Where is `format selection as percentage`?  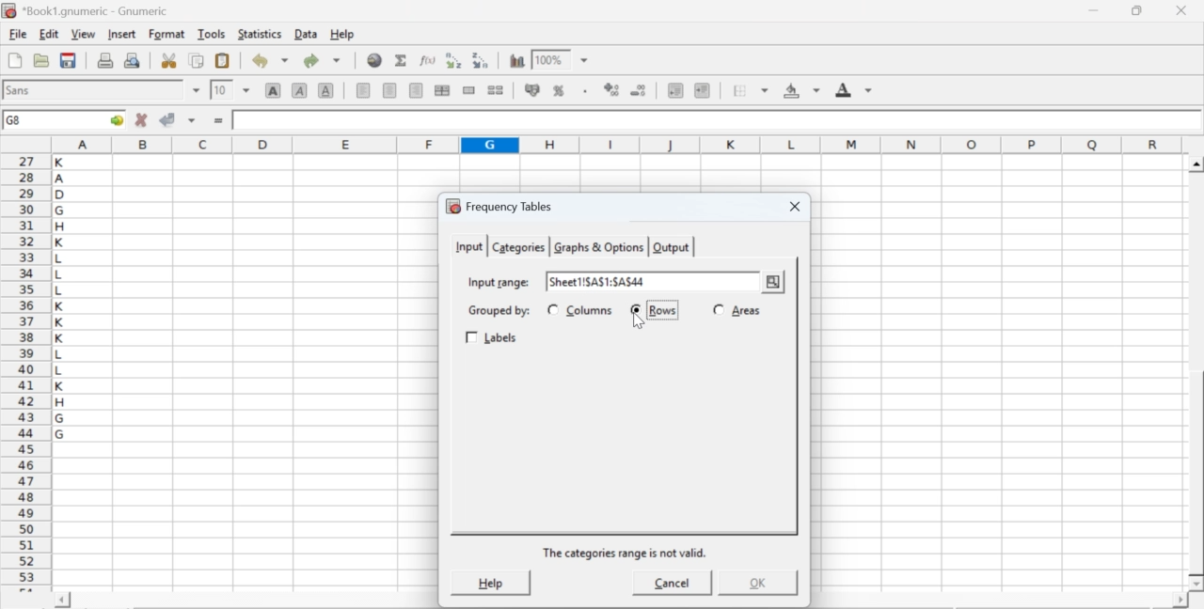 format selection as percentage is located at coordinates (557, 90).